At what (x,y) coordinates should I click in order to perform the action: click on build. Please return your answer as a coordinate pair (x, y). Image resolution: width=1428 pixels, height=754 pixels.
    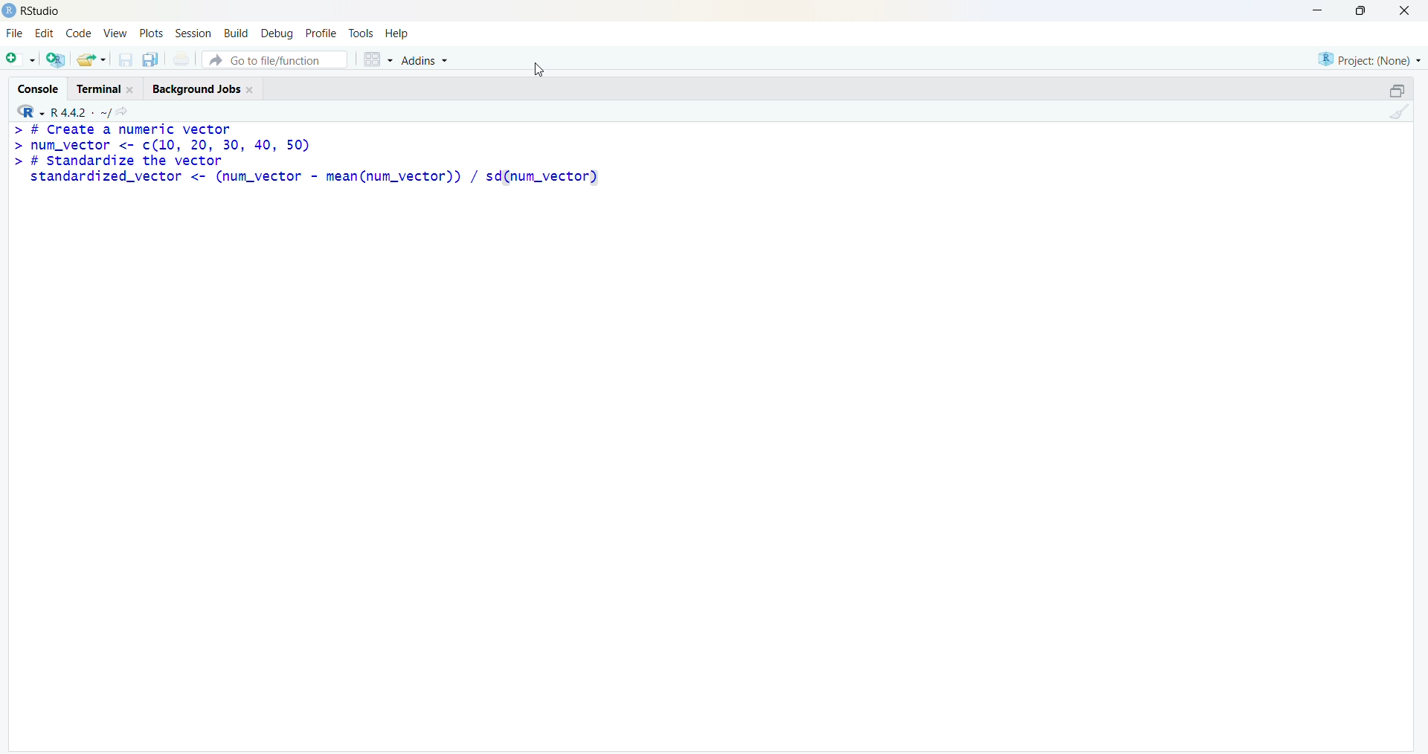
    Looking at the image, I should click on (237, 33).